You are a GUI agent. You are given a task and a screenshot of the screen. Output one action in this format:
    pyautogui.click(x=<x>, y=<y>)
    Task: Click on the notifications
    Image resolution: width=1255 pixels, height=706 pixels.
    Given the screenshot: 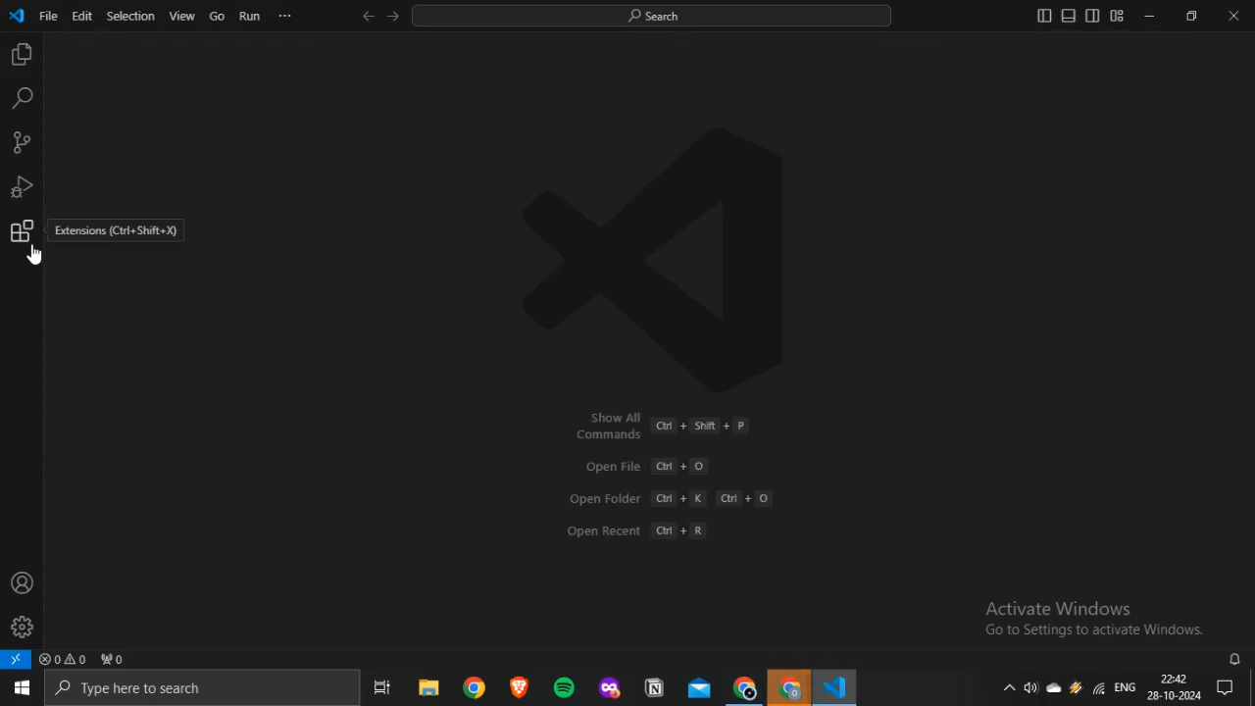 What is the action you would take?
    pyautogui.click(x=1236, y=659)
    